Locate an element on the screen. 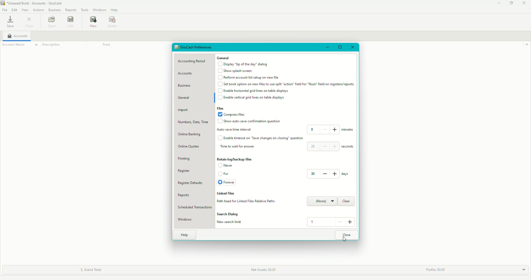 Image resolution: width=531 pixels, height=280 pixels. Set book option is located at coordinates (286, 84).